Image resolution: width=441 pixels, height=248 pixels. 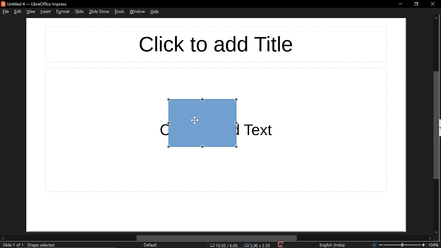 What do you see at coordinates (437, 125) in the screenshot?
I see `vertical scrollbar` at bounding box center [437, 125].